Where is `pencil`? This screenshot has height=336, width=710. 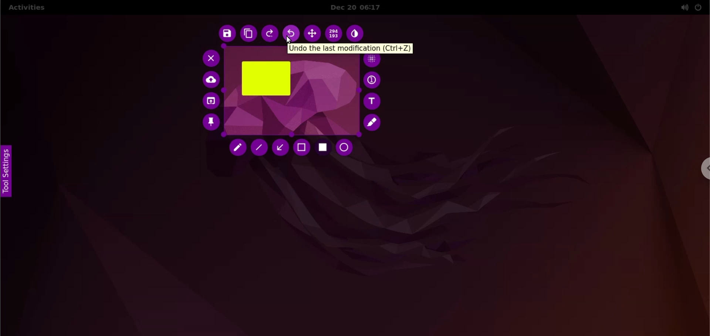
pencil is located at coordinates (239, 149).